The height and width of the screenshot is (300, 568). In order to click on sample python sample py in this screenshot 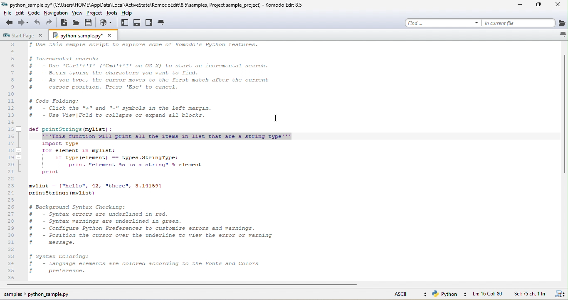, I will do `click(40, 295)`.